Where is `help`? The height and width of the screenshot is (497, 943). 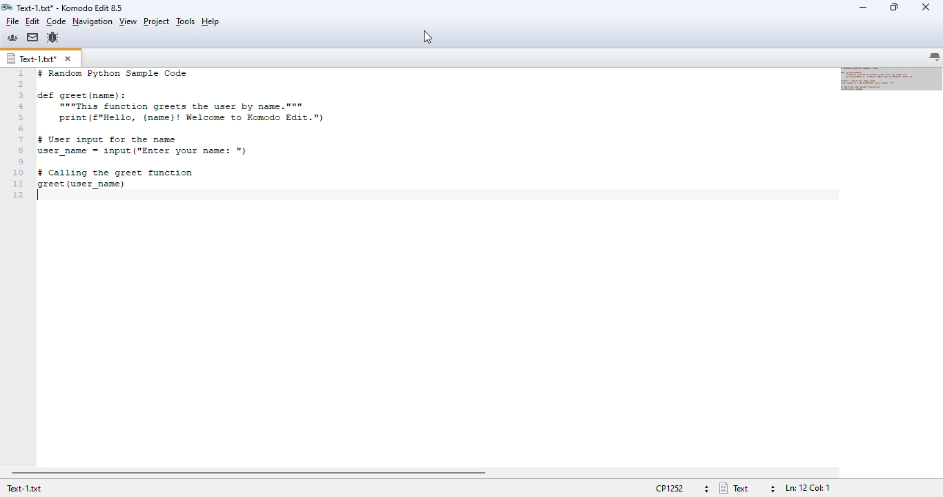 help is located at coordinates (211, 21).